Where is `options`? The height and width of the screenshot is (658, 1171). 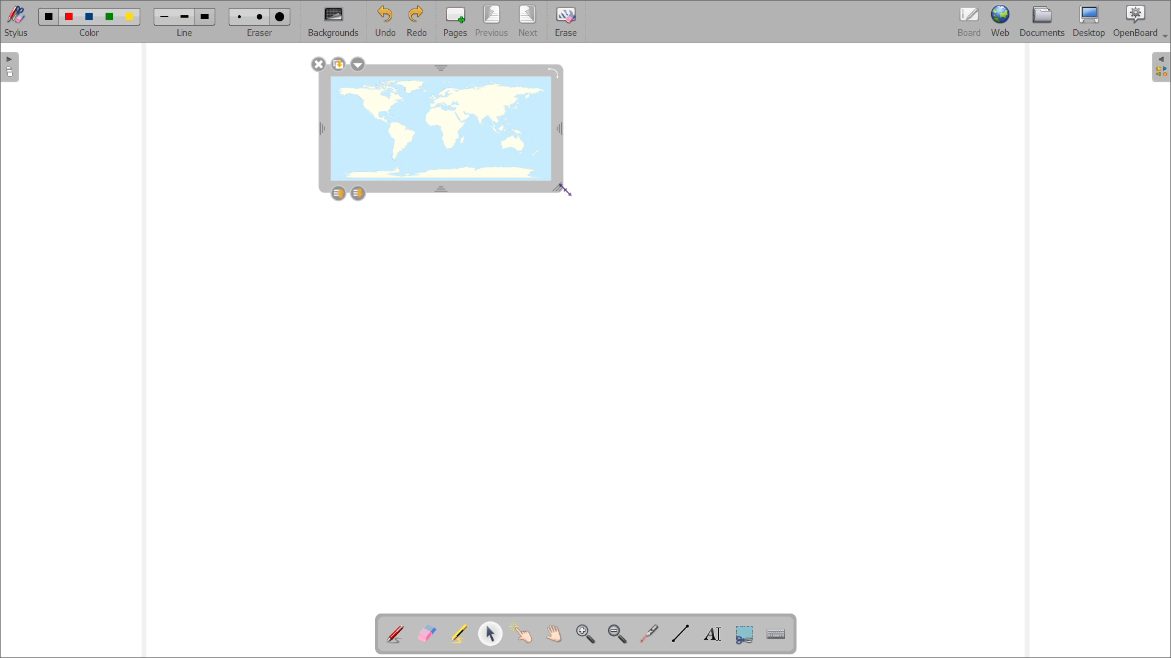 options is located at coordinates (358, 65).